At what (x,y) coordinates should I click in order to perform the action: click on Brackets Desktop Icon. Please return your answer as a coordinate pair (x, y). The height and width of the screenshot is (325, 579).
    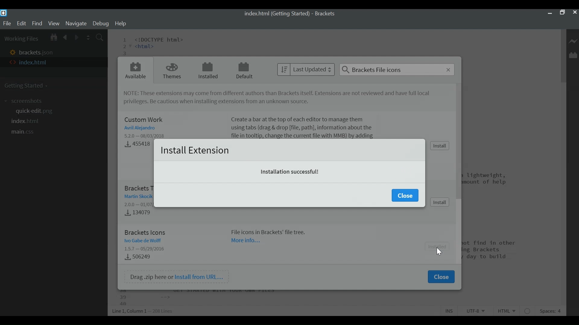
    Looking at the image, I should click on (5, 13).